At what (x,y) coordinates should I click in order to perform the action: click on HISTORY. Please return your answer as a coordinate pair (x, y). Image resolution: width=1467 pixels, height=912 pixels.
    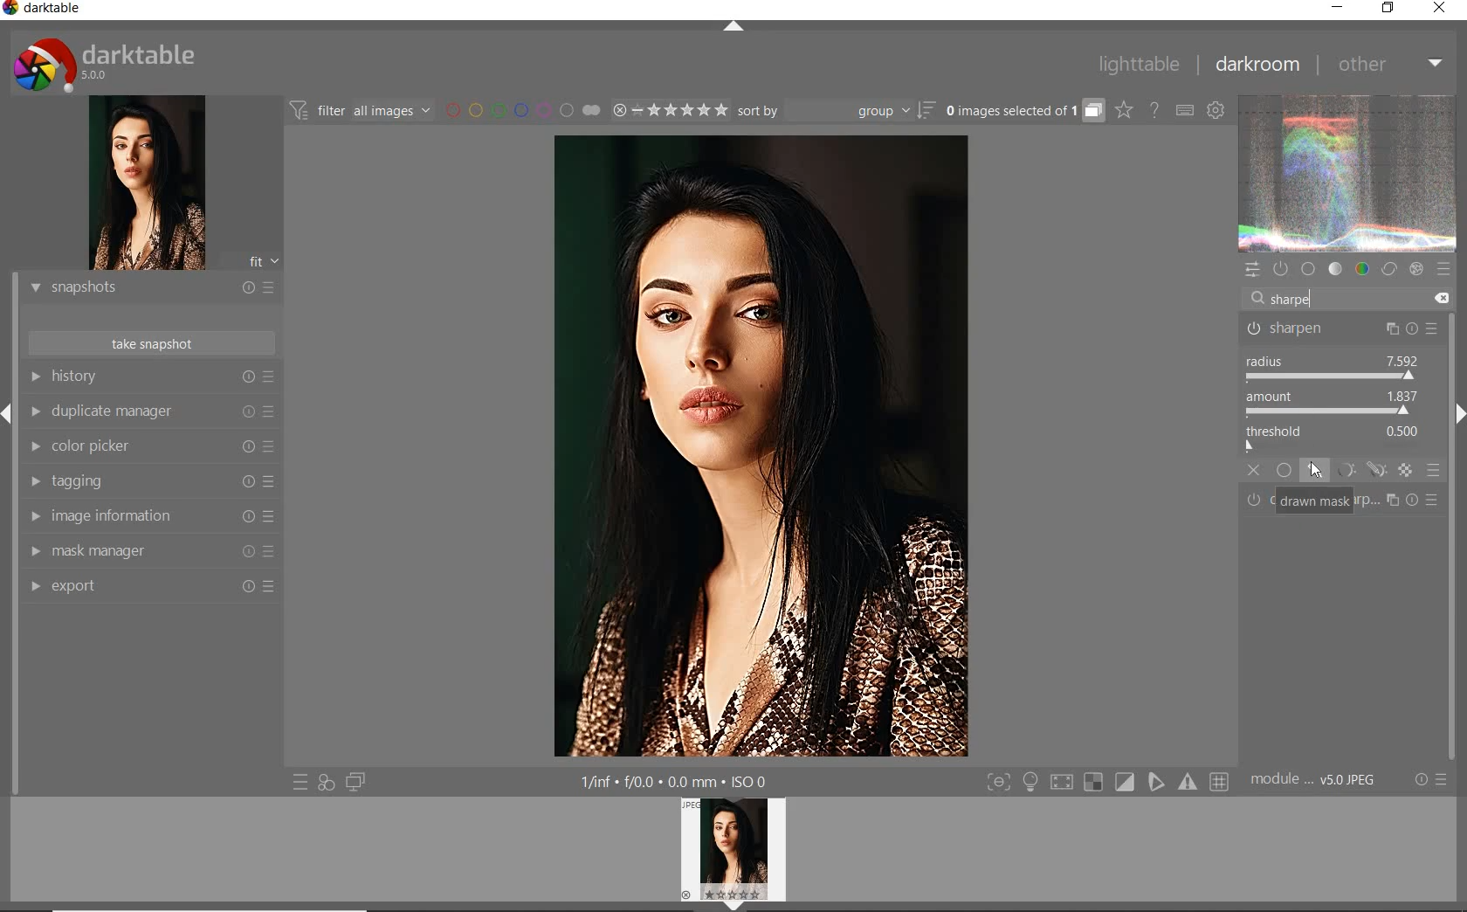
    Looking at the image, I should click on (151, 378).